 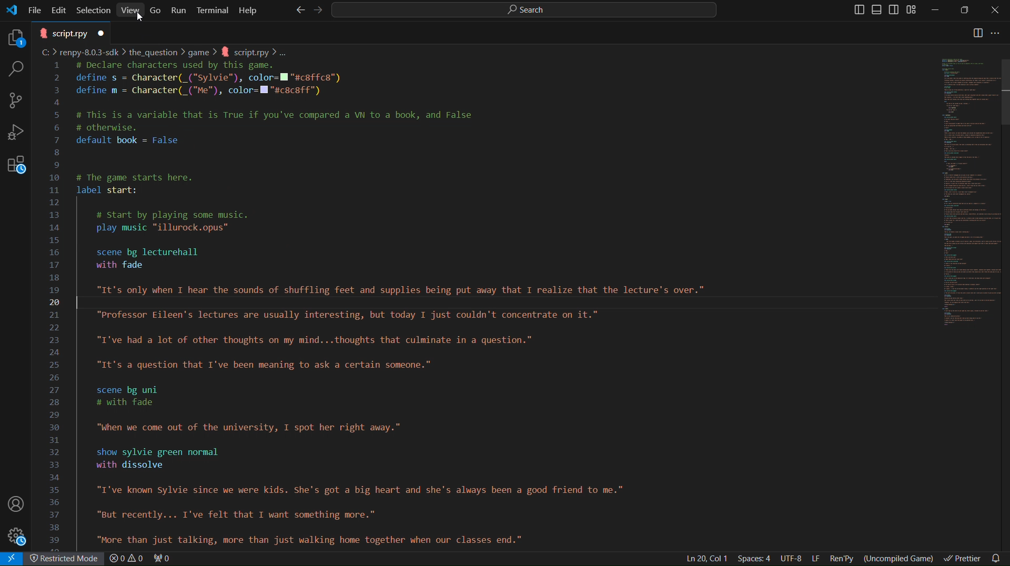 I want to click on Logo, so click(x=12, y=10).